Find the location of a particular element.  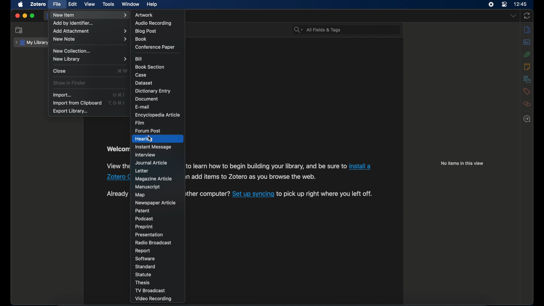

import is located at coordinates (62, 95).